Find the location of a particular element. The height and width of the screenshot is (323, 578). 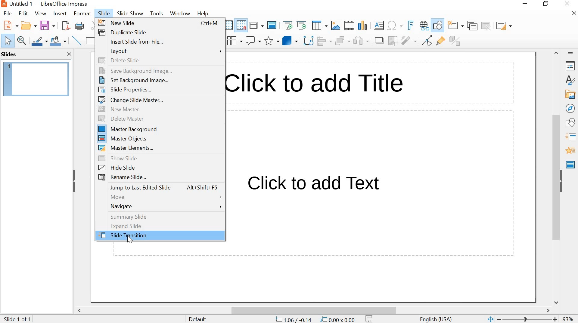

save background image is located at coordinates (159, 71).